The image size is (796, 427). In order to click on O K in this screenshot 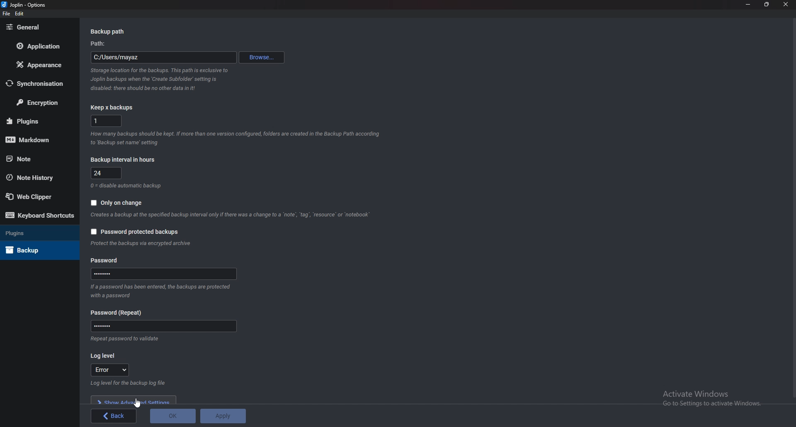, I will do `click(172, 416)`.